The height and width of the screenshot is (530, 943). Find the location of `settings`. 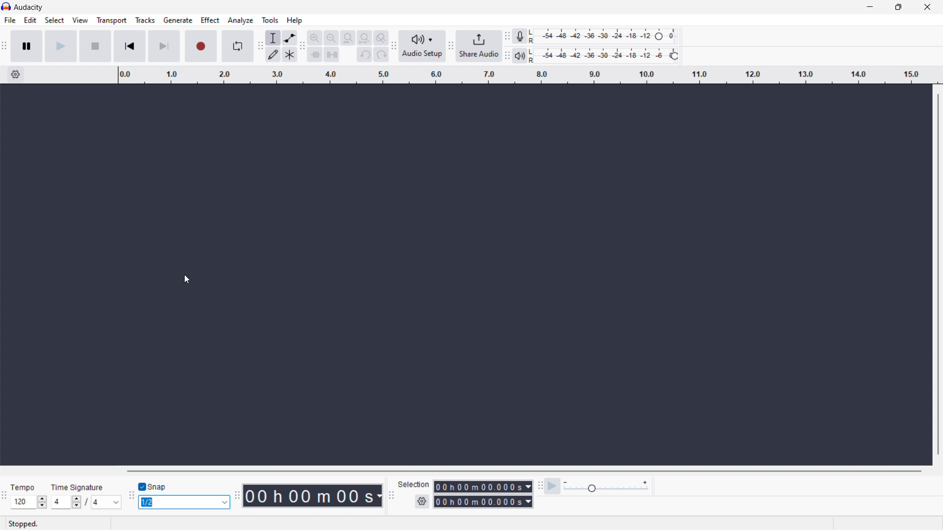

settings is located at coordinates (16, 74).